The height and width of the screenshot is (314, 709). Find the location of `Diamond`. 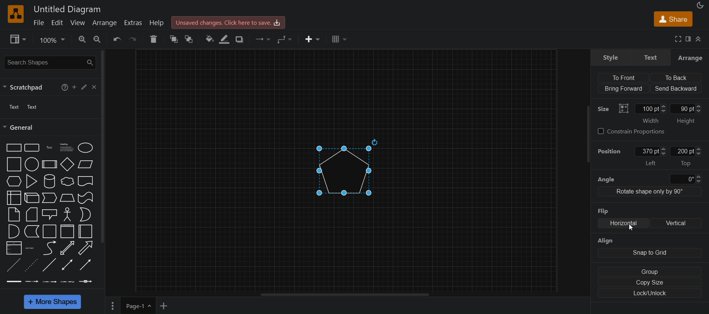

Diamond is located at coordinates (68, 164).